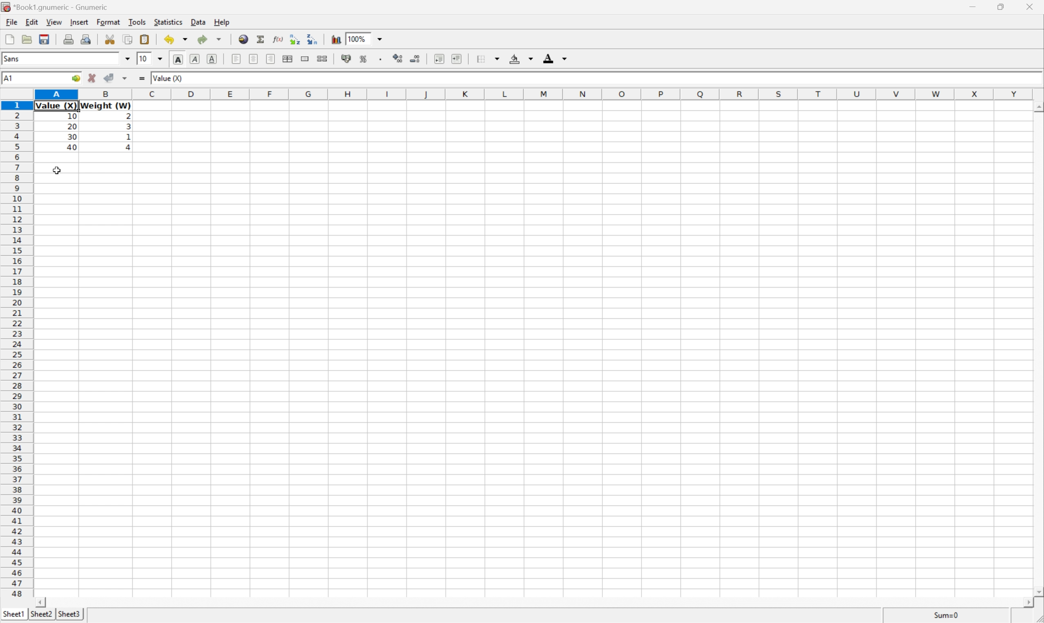  Describe the element at coordinates (196, 58) in the screenshot. I see `Italic` at that location.